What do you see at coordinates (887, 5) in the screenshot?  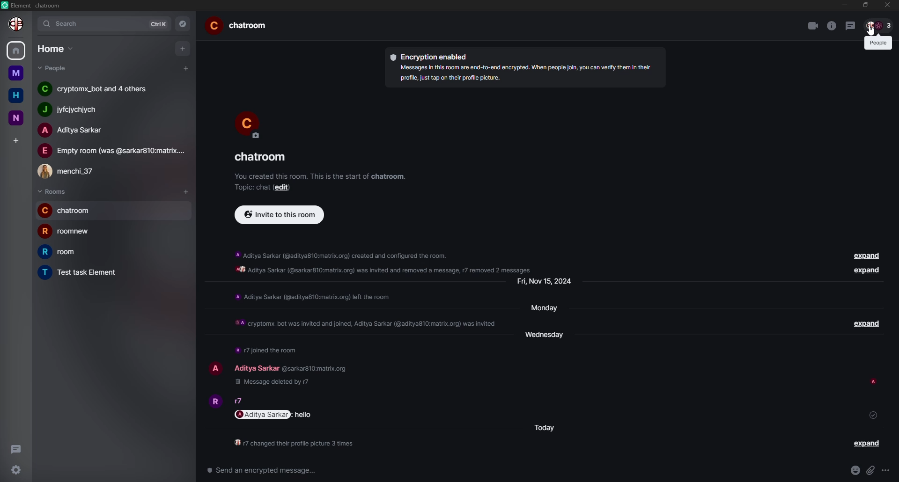 I see `close` at bounding box center [887, 5].